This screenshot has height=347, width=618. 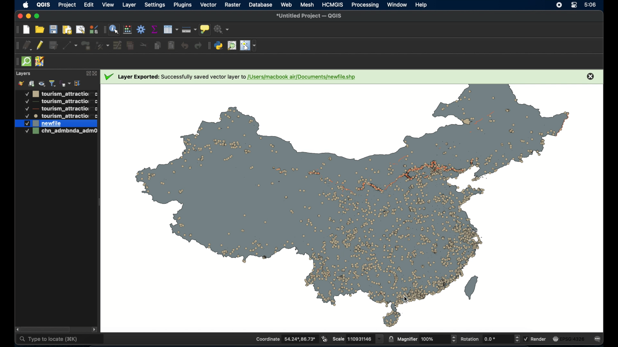 I want to click on print layout, so click(x=67, y=29).